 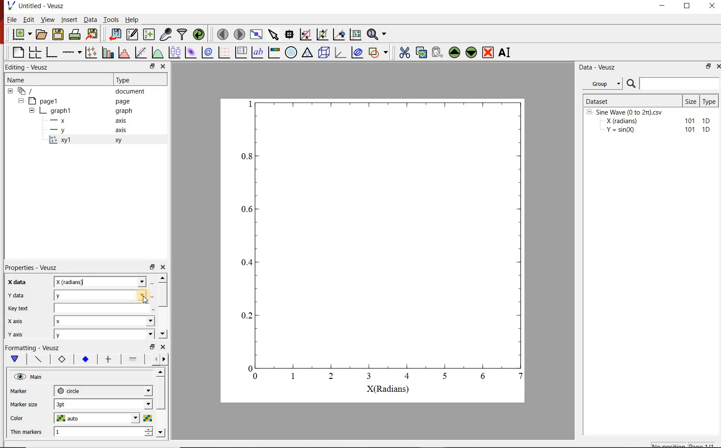 What do you see at coordinates (274, 52) in the screenshot?
I see `image color bar` at bounding box center [274, 52].